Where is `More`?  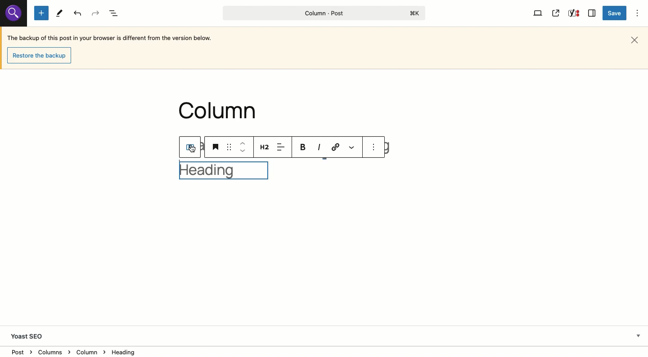
More is located at coordinates (352, 147).